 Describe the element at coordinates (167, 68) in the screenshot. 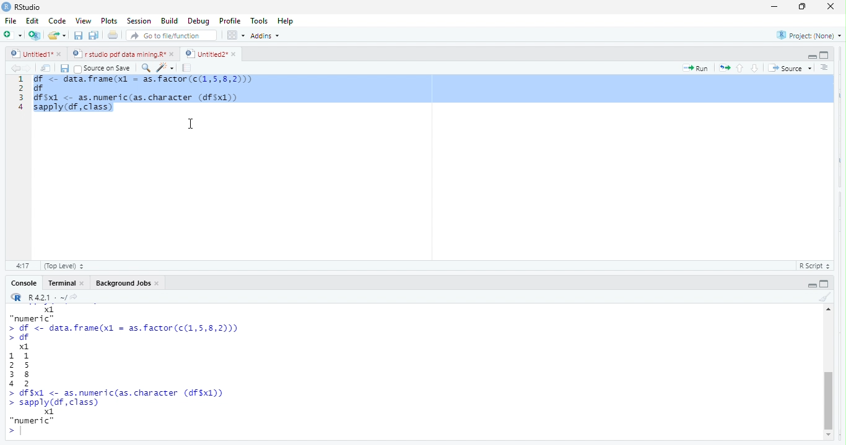

I see `code tools` at that location.